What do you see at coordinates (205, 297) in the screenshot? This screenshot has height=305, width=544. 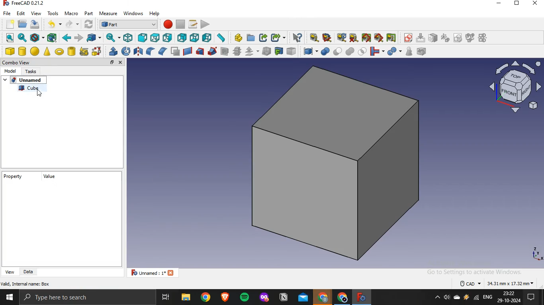 I see `google chrome` at bounding box center [205, 297].